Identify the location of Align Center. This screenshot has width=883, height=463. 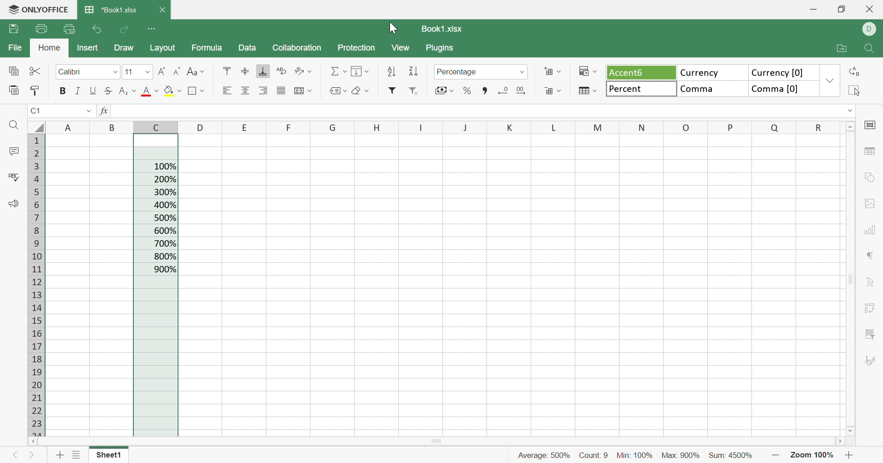
(245, 89).